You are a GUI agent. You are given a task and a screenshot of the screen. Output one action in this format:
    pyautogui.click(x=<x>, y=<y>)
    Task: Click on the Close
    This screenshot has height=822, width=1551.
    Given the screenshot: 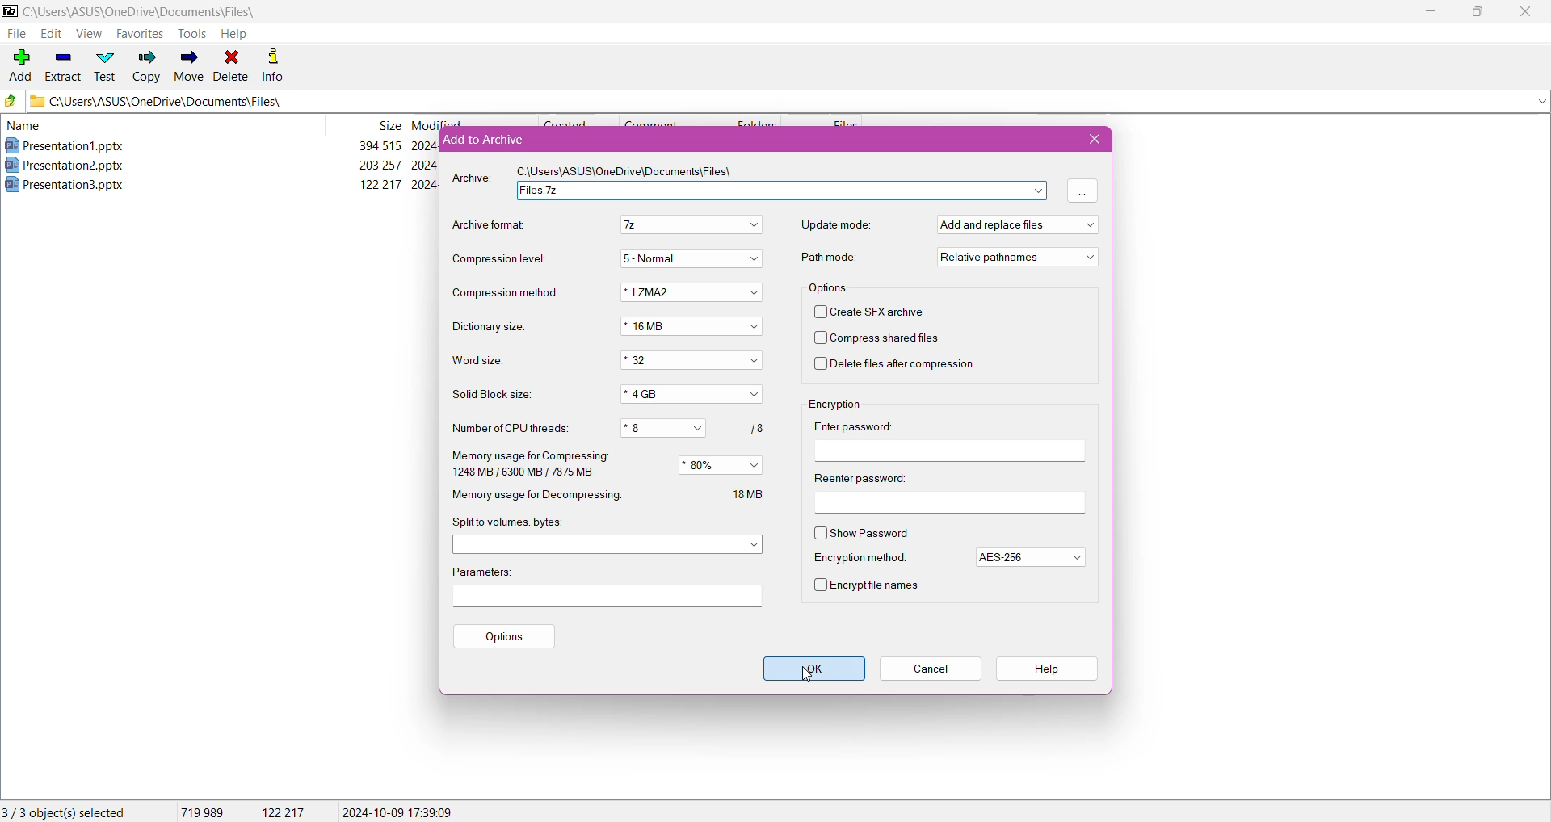 What is the action you would take?
    pyautogui.click(x=1090, y=140)
    